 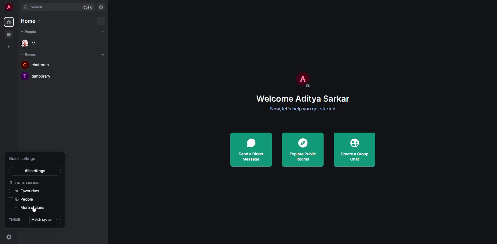 I want to click on create space, so click(x=8, y=46).